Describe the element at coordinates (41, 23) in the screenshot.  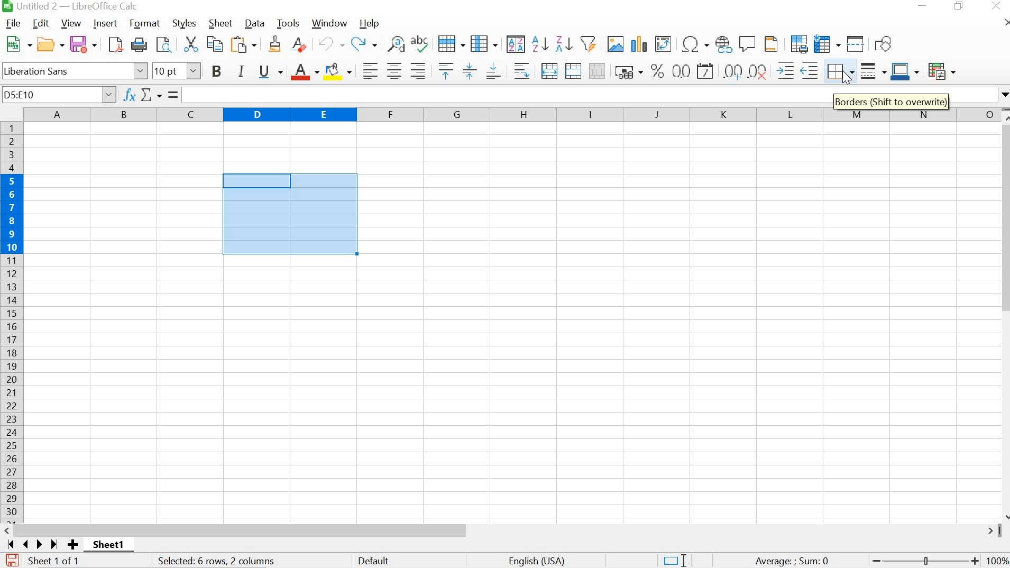
I see `EDIT` at that location.